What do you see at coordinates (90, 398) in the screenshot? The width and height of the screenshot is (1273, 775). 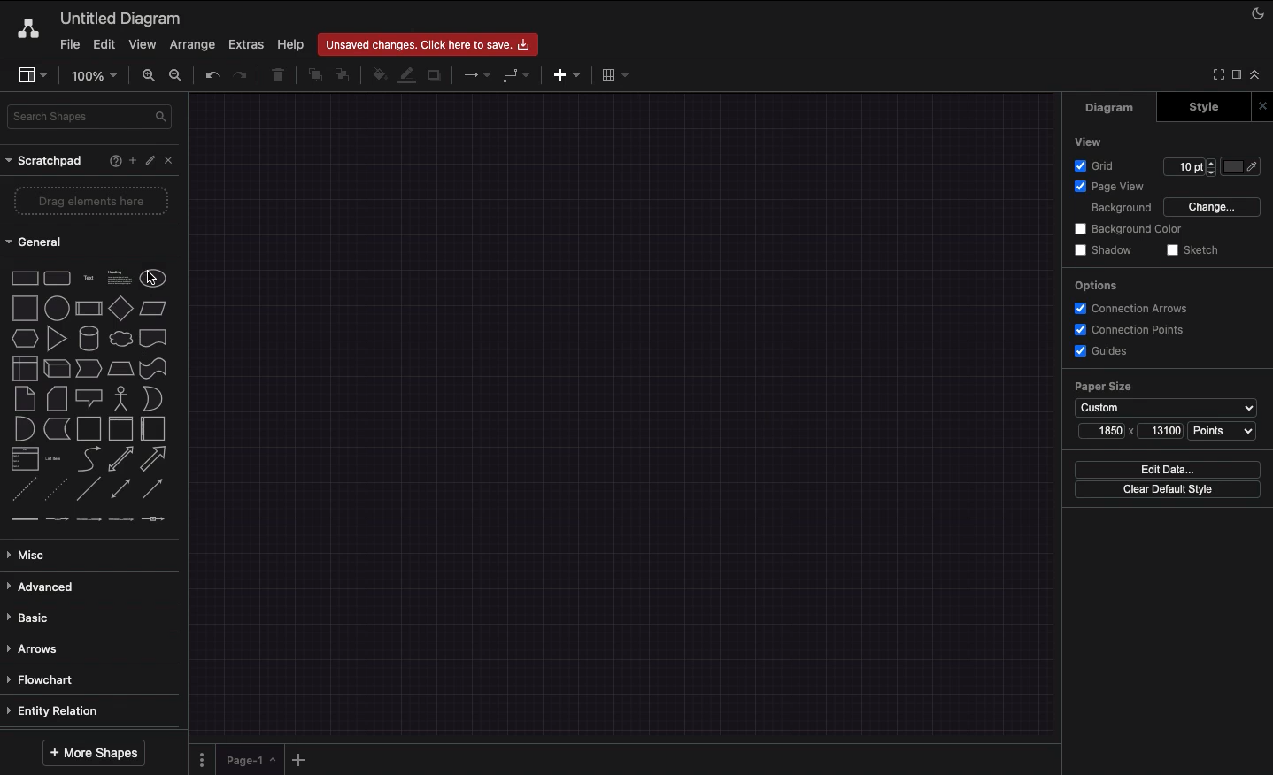 I see `Callout` at bounding box center [90, 398].